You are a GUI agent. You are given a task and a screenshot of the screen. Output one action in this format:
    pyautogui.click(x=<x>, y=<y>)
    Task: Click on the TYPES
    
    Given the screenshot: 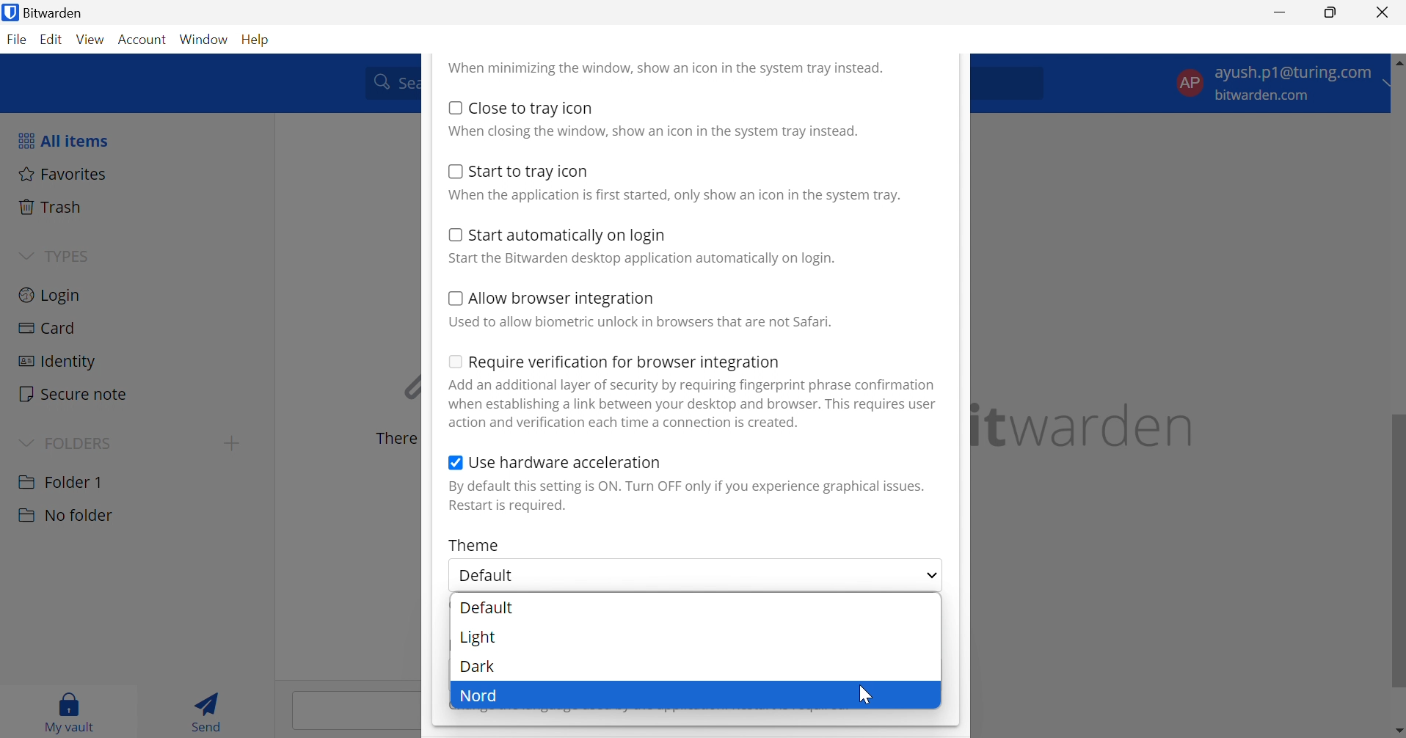 What is the action you would take?
    pyautogui.click(x=65, y=256)
    